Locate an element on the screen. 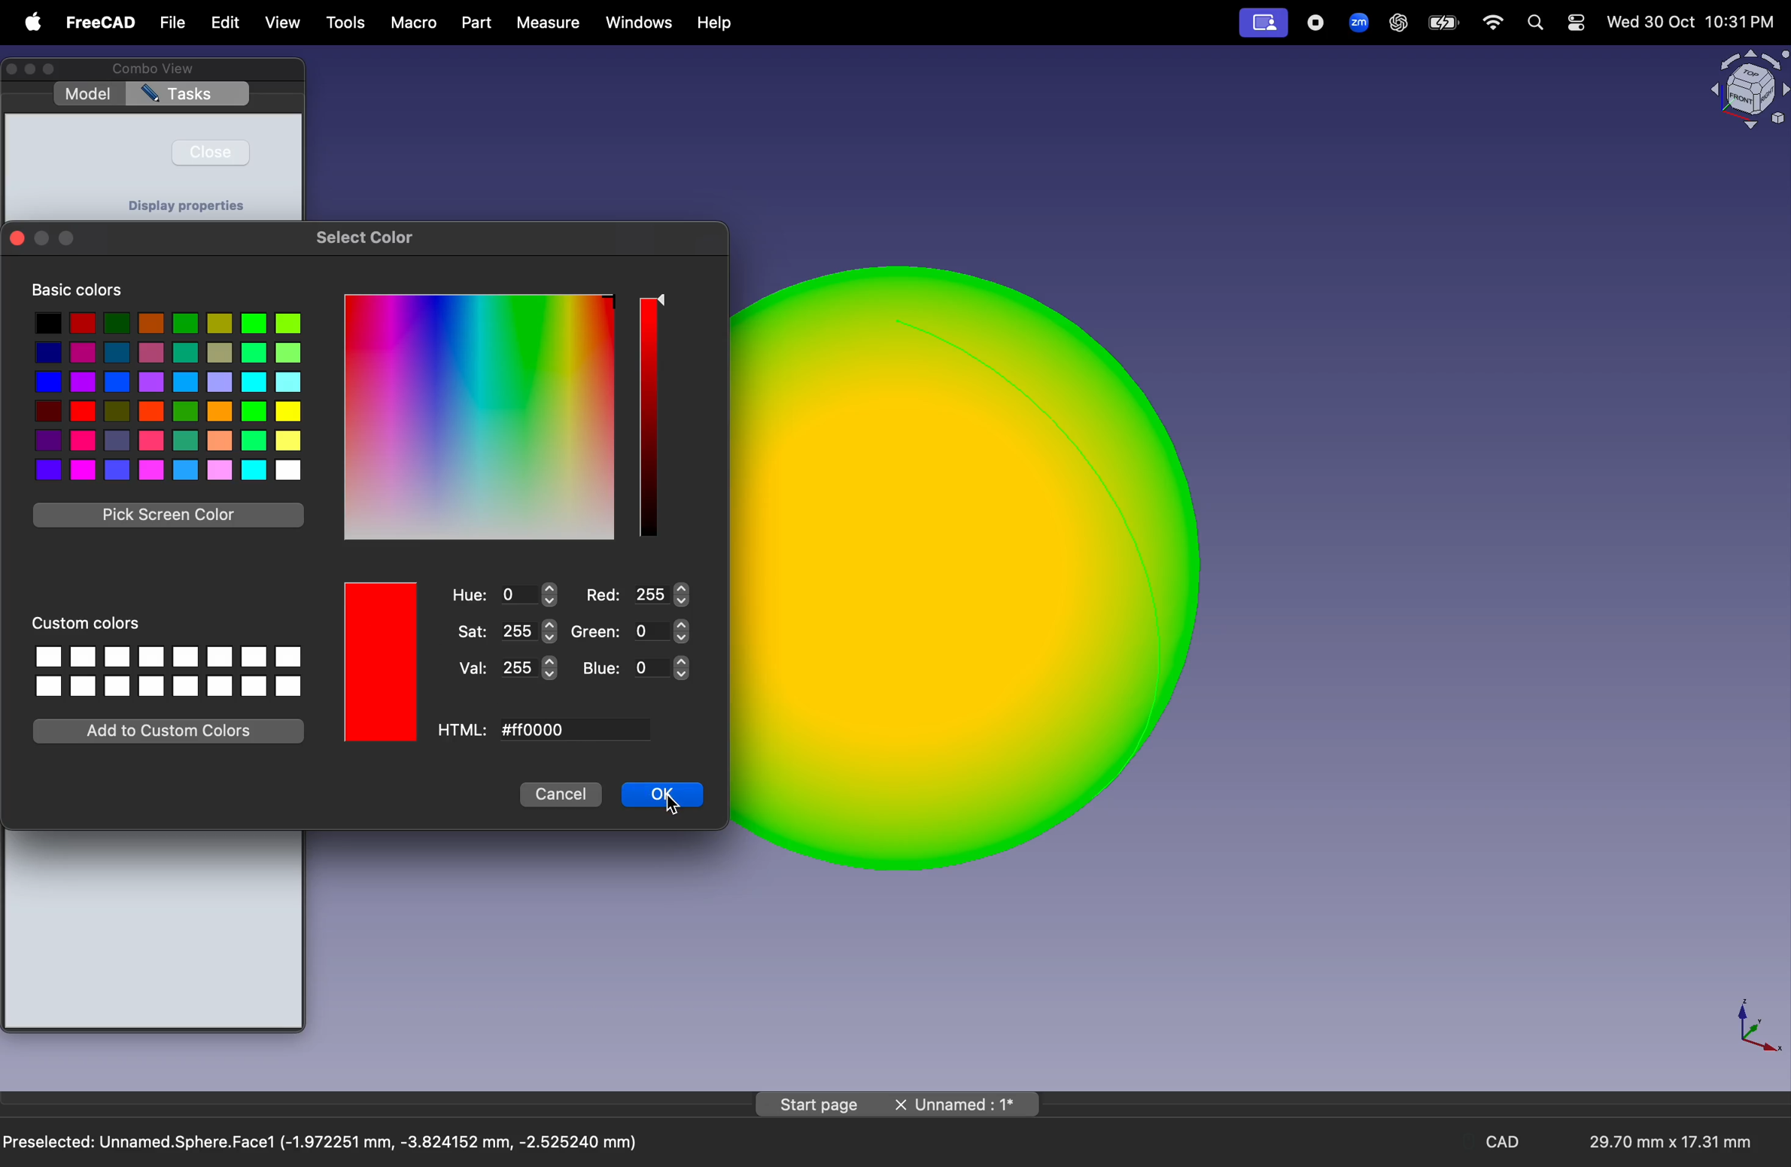  colors selection is located at coordinates (166, 396).